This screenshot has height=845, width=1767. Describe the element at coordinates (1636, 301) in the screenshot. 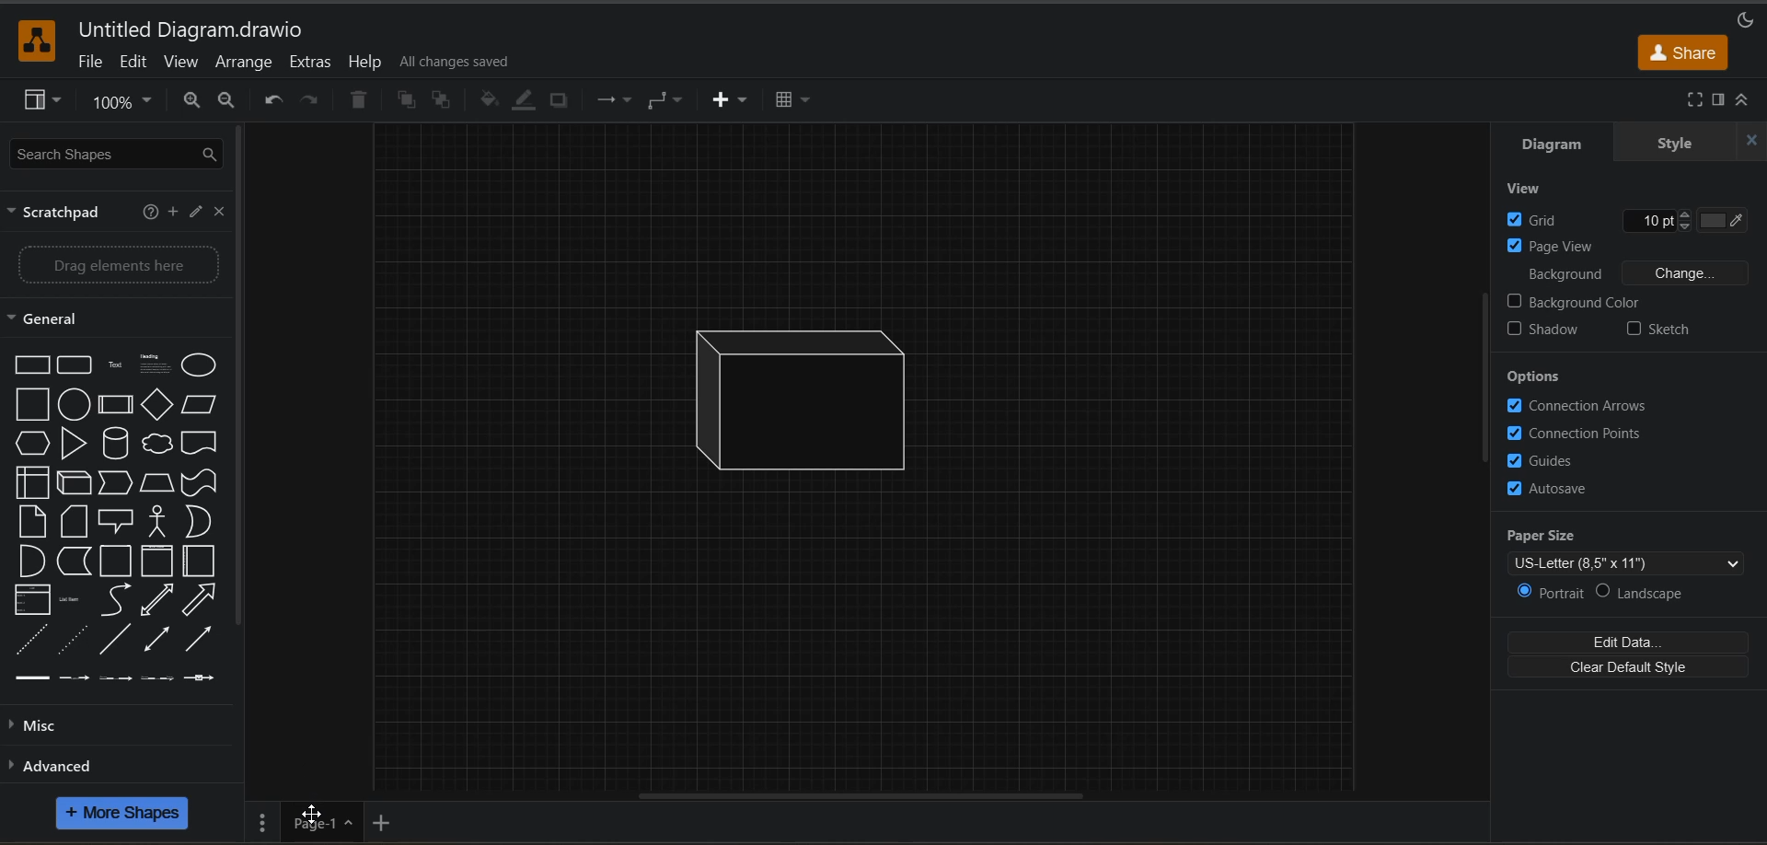

I see `background color` at that location.